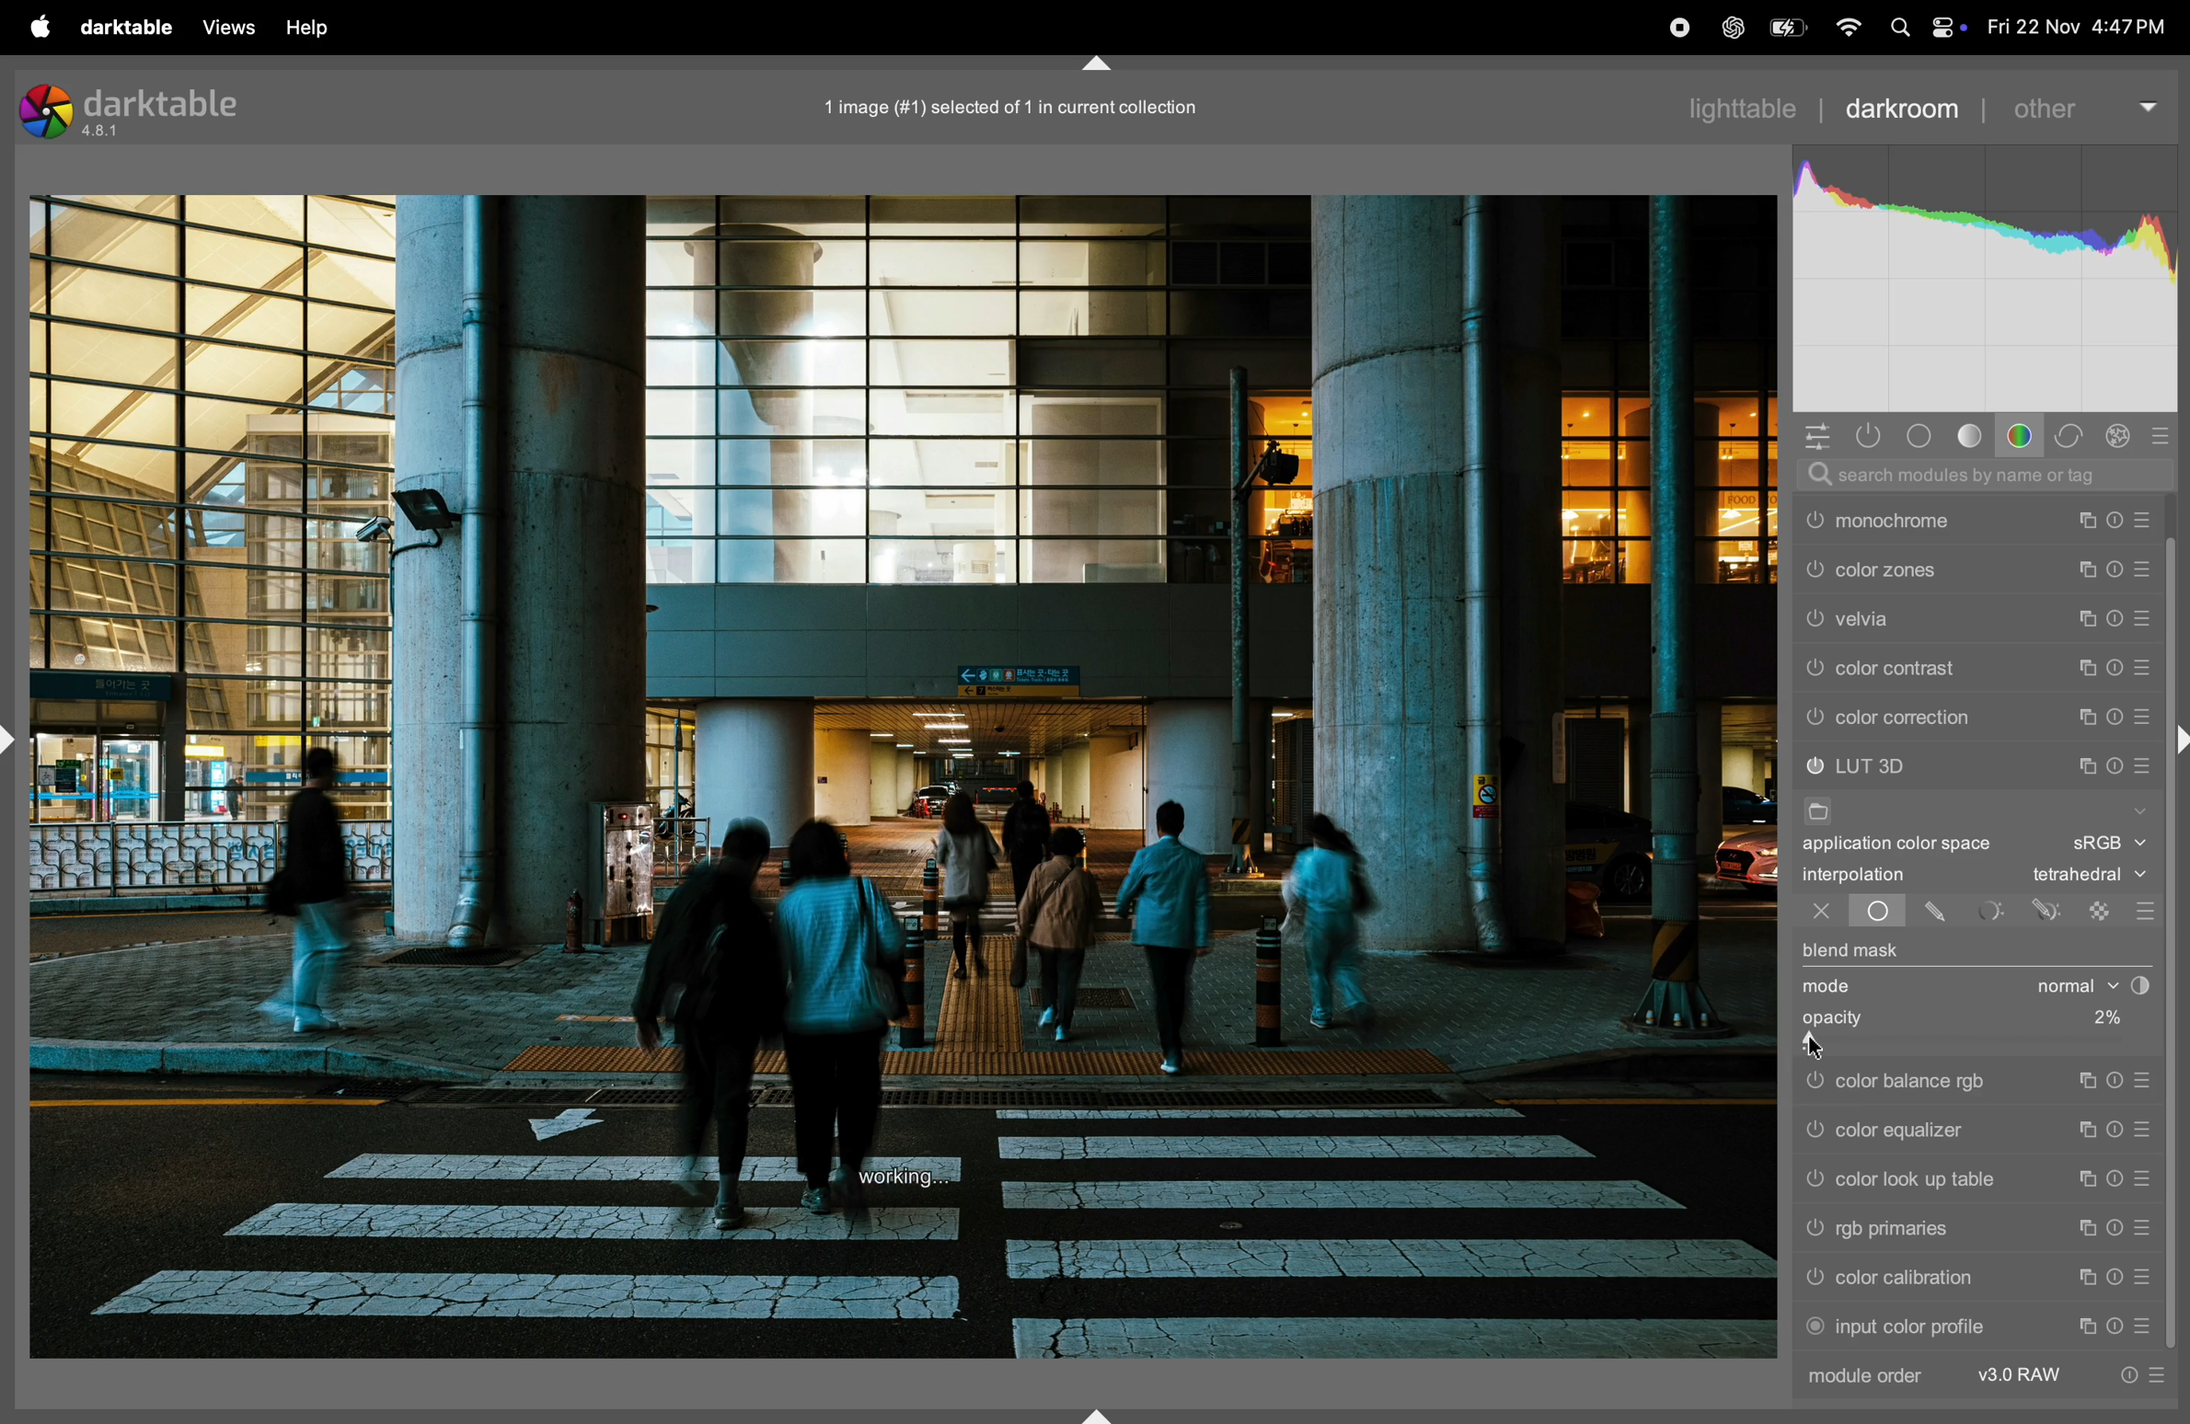  What do you see at coordinates (2119, 1280) in the screenshot?
I see `reset` at bounding box center [2119, 1280].